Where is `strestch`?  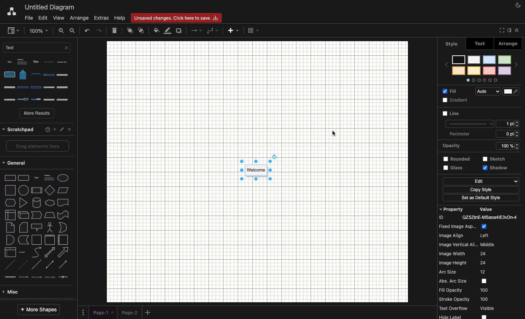
strestch is located at coordinates (506, 145).